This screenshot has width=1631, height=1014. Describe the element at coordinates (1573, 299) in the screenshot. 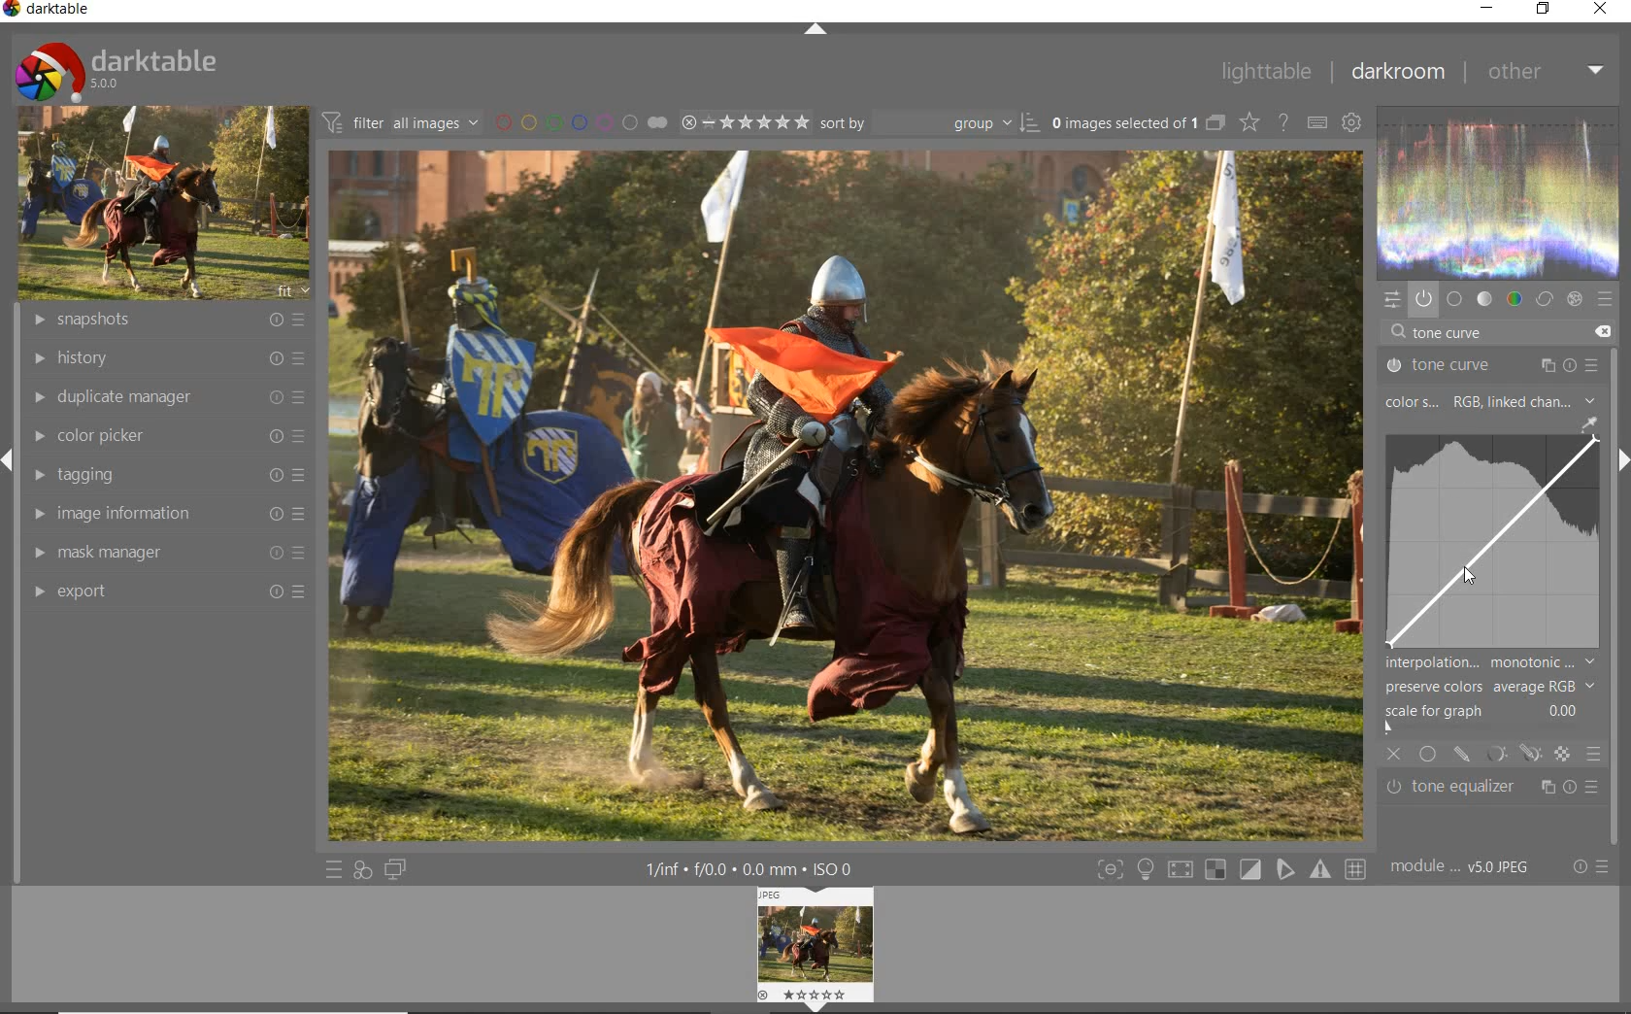

I see `effect` at that location.